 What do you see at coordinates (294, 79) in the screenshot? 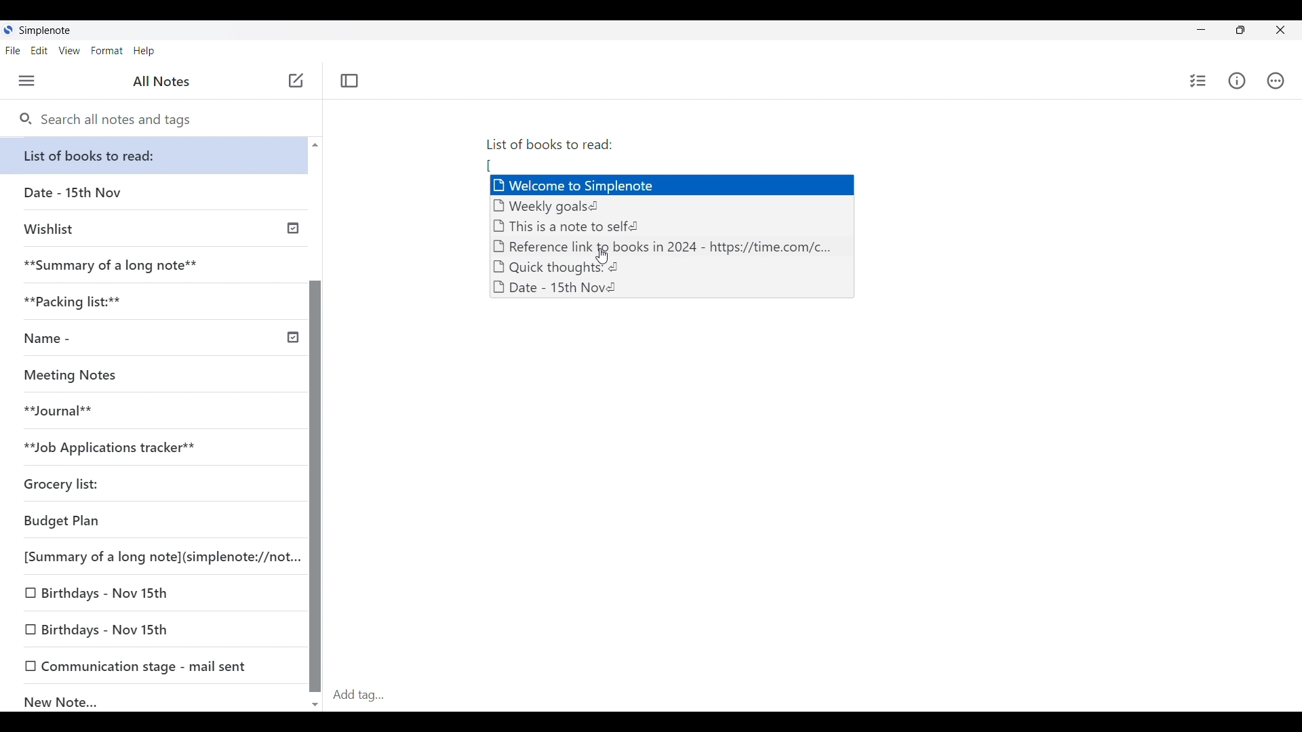
I see `add note` at bounding box center [294, 79].